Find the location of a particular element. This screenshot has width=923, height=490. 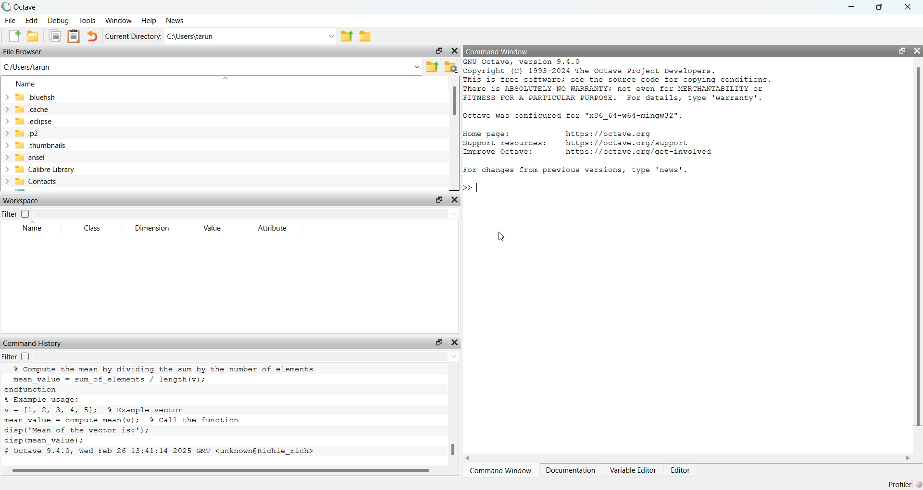

news is located at coordinates (177, 21).